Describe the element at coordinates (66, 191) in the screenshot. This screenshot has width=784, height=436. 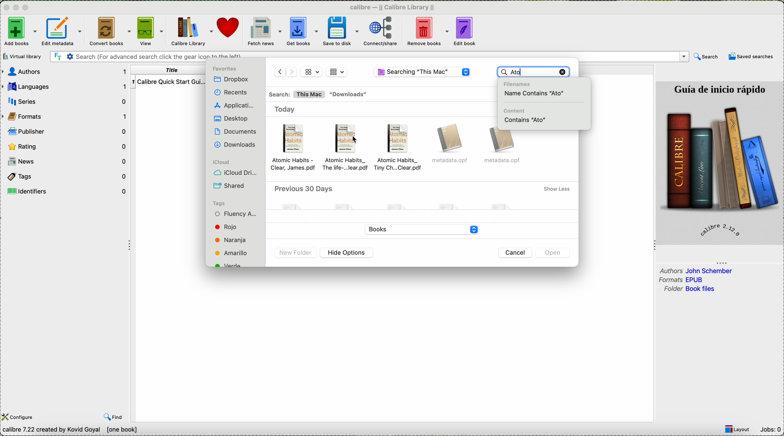
I see `identifiers` at that location.